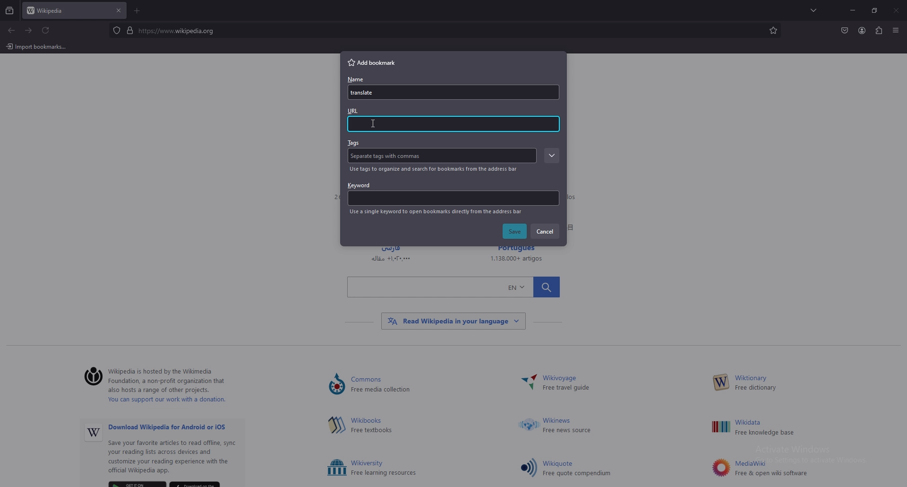  Describe the element at coordinates (844, 30) in the screenshot. I see `save to pocket` at that location.